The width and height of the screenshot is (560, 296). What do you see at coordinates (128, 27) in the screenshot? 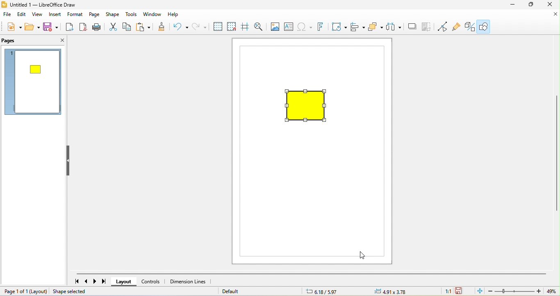
I see `copy` at bounding box center [128, 27].